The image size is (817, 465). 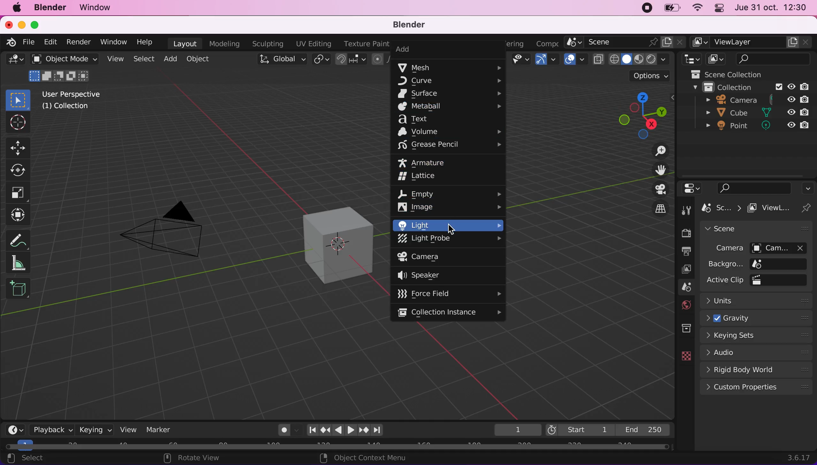 What do you see at coordinates (12, 429) in the screenshot?
I see `editor type` at bounding box center [12, 429].